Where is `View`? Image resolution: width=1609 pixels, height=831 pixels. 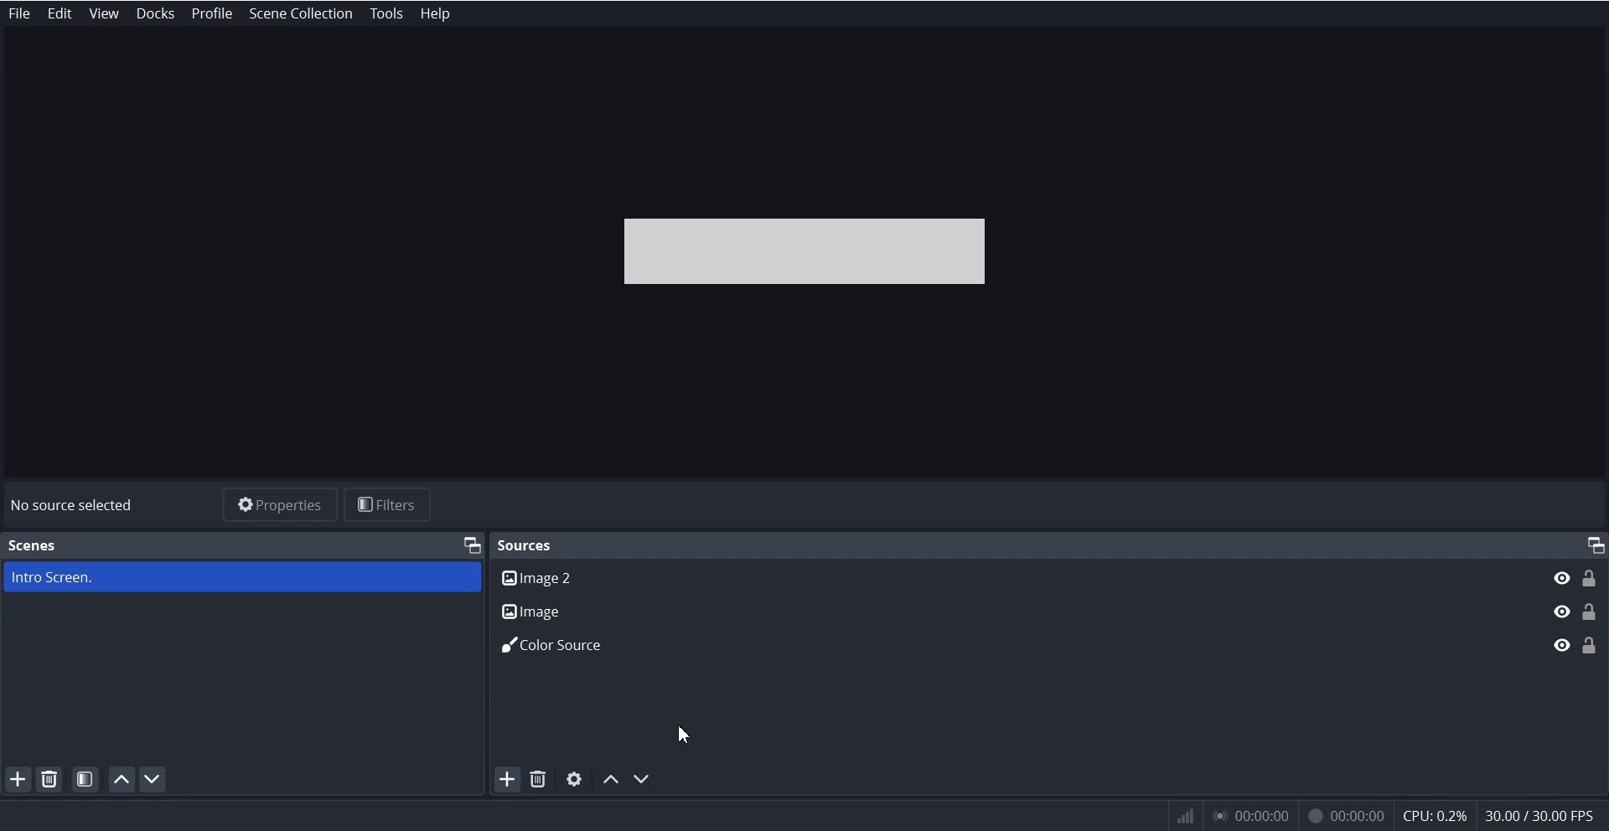
View is located at coordinates (103, 13).